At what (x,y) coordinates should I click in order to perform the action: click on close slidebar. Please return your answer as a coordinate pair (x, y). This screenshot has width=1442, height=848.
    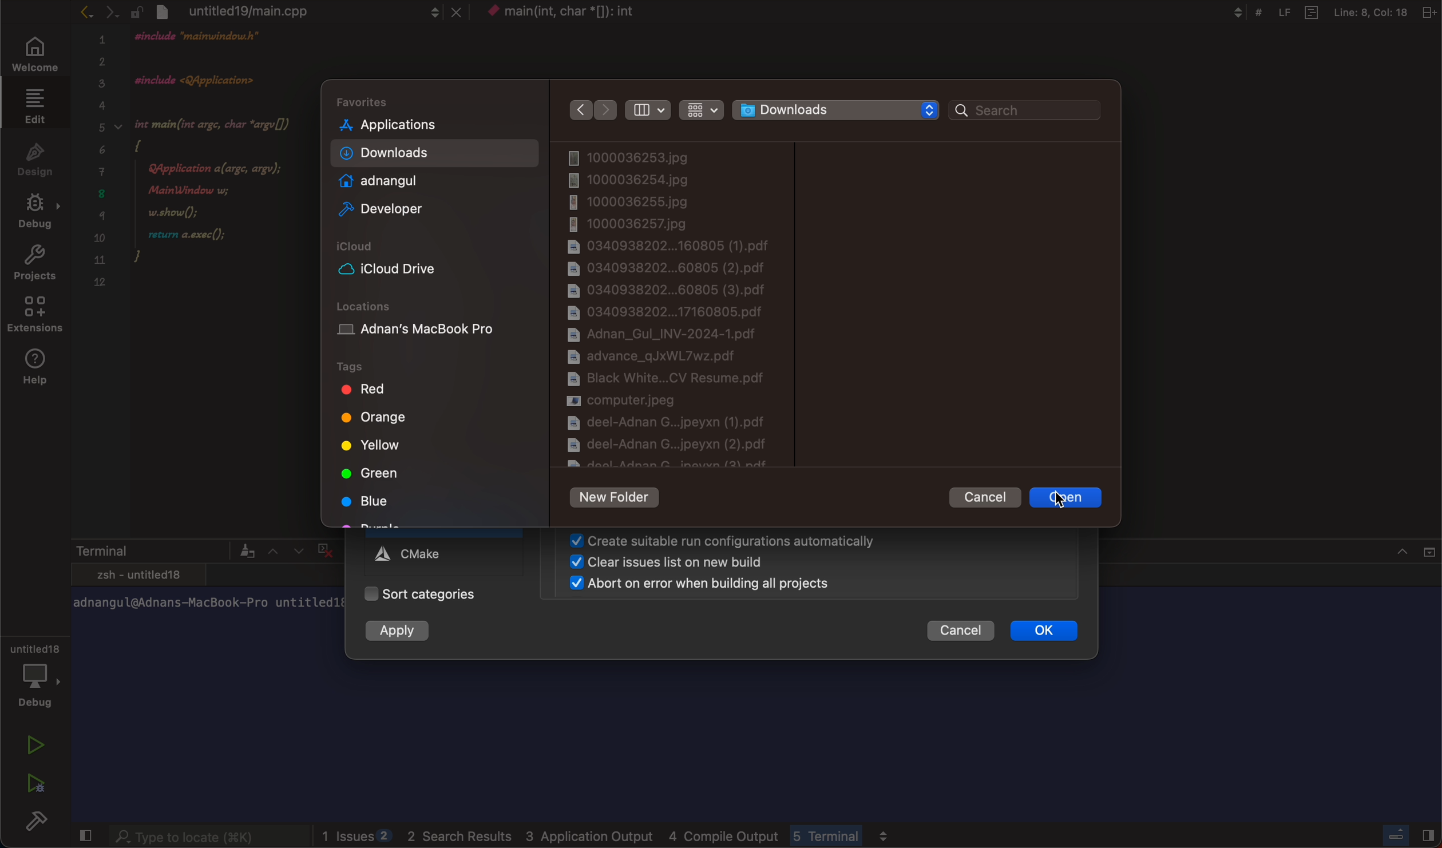
    Looking at the image, I should click on (81, 835).